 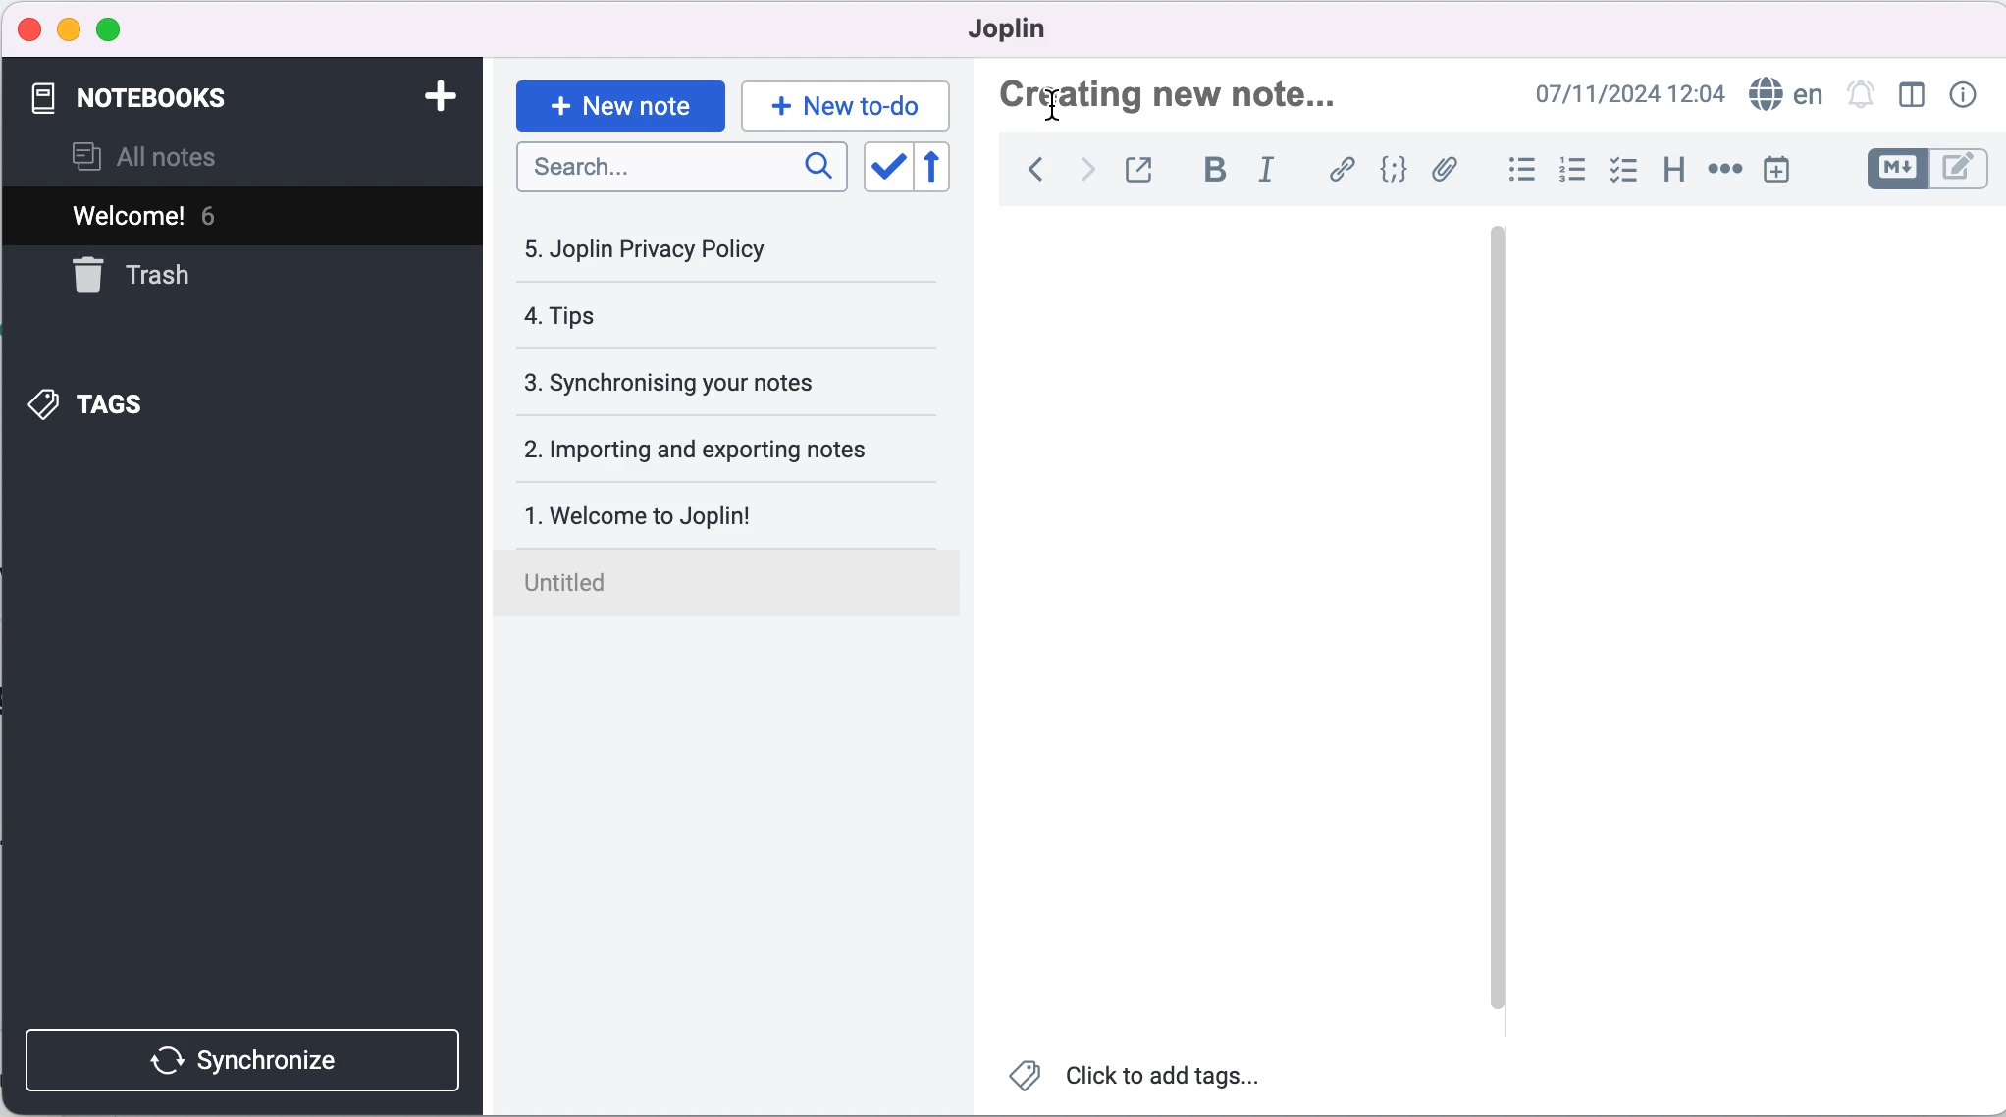 What do you see at coordinates (1040, 31) in the screenshot?
I see `joplin` at bounding box center [1040, 31].